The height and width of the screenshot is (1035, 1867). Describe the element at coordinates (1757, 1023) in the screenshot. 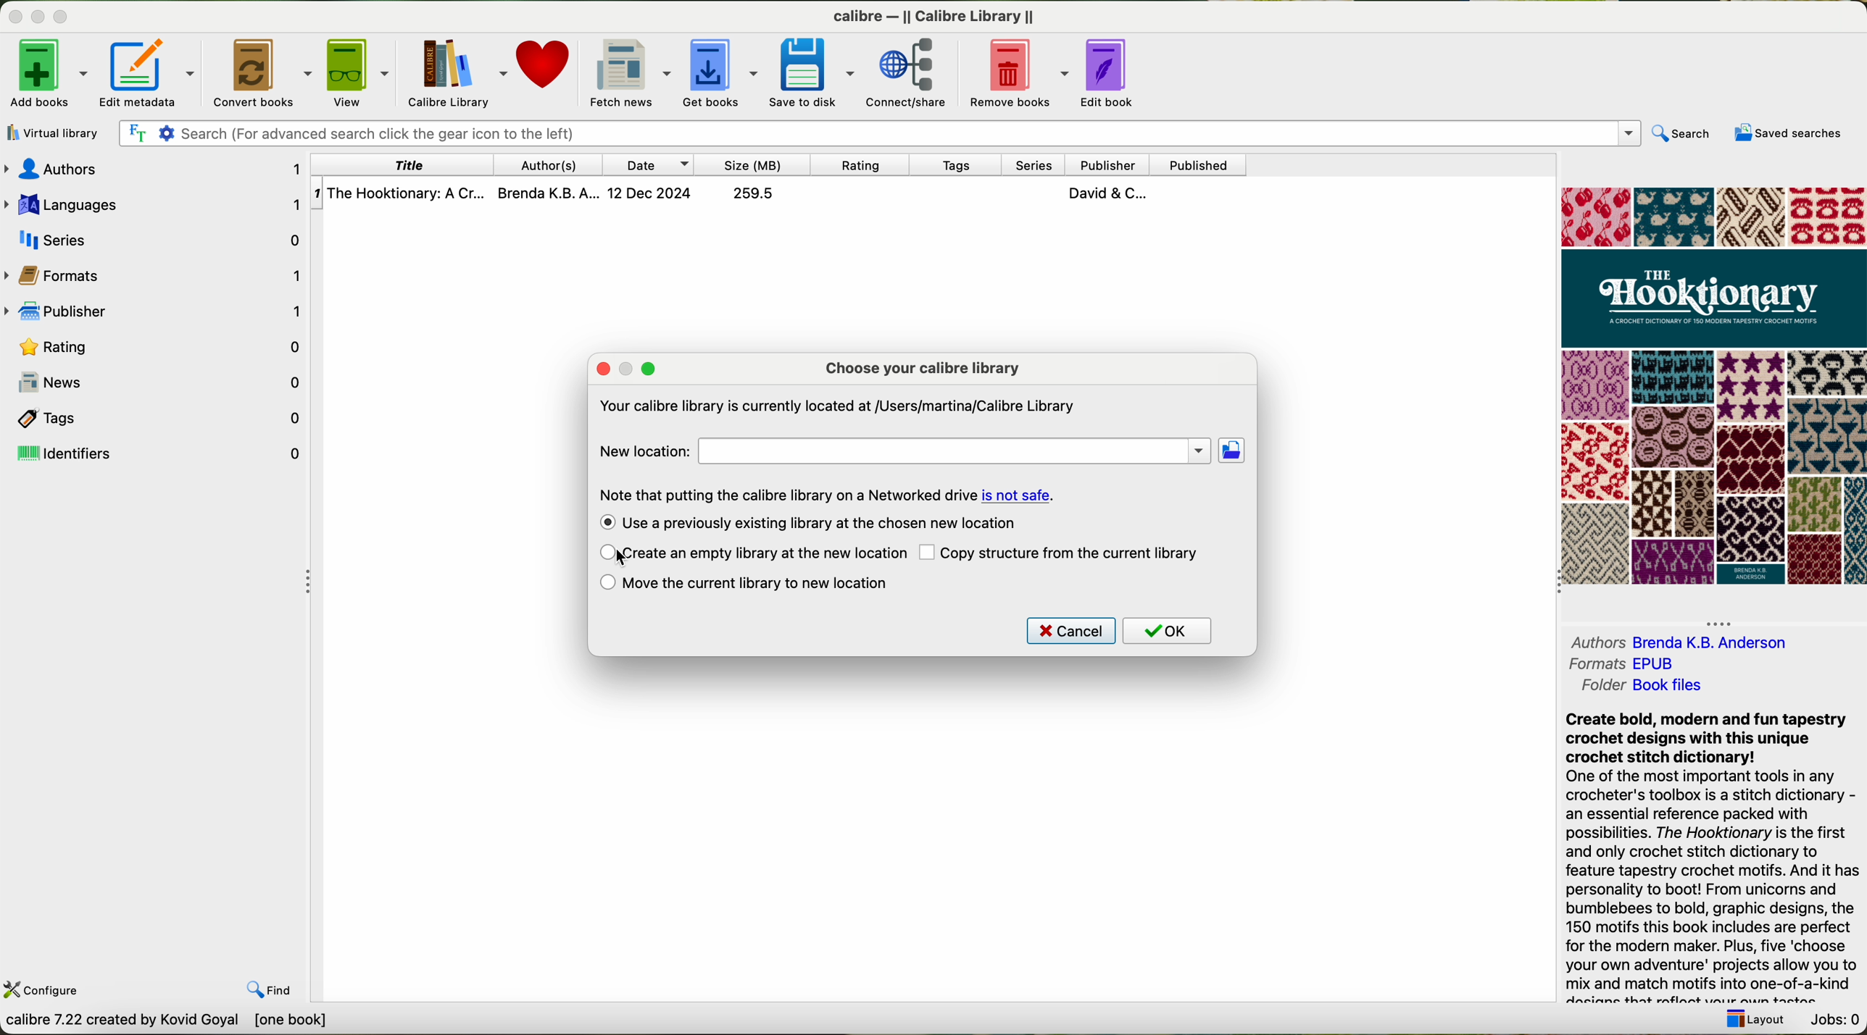

I see `layout` at that location.